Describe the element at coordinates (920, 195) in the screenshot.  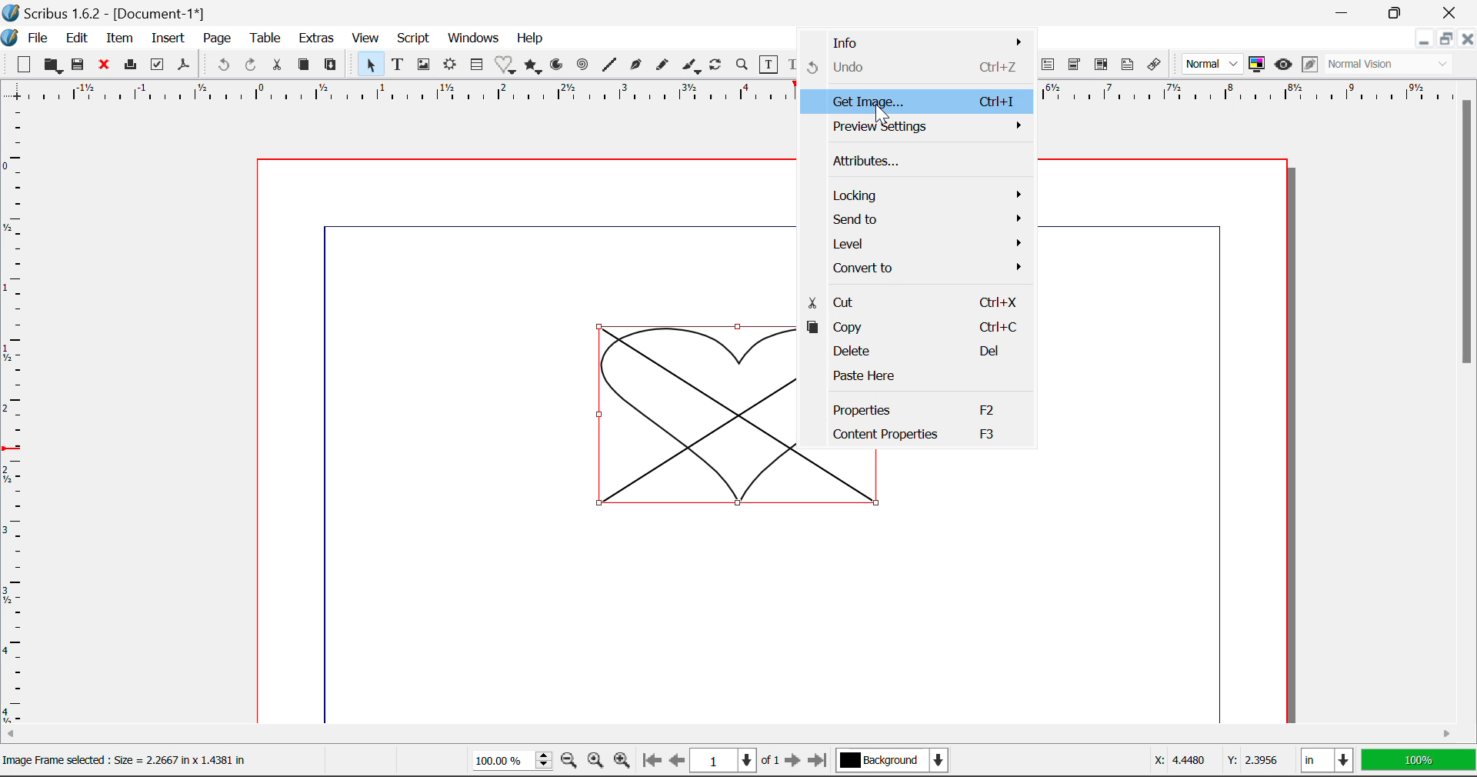
I see `Locking` at that location.